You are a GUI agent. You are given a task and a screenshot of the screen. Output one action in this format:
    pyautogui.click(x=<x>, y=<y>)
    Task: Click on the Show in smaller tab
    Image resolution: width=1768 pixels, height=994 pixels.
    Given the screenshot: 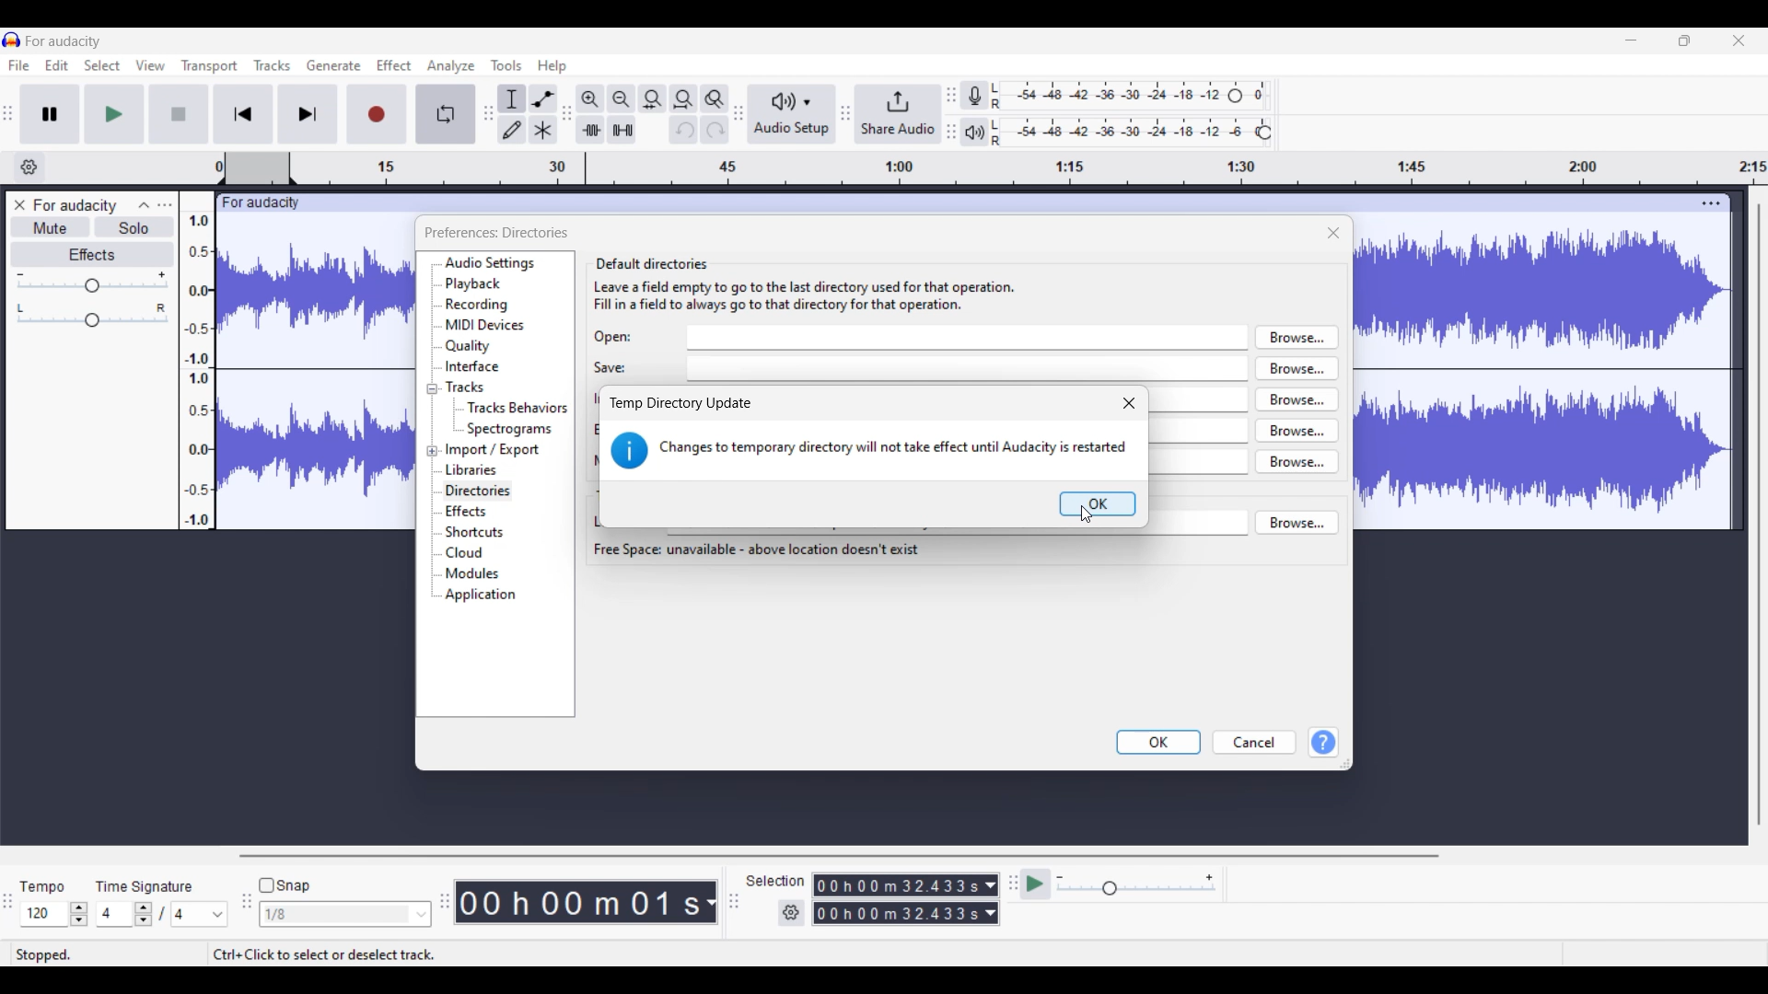 What is the action you would take?
    pyautogui.click(x=1685, y=40)
    